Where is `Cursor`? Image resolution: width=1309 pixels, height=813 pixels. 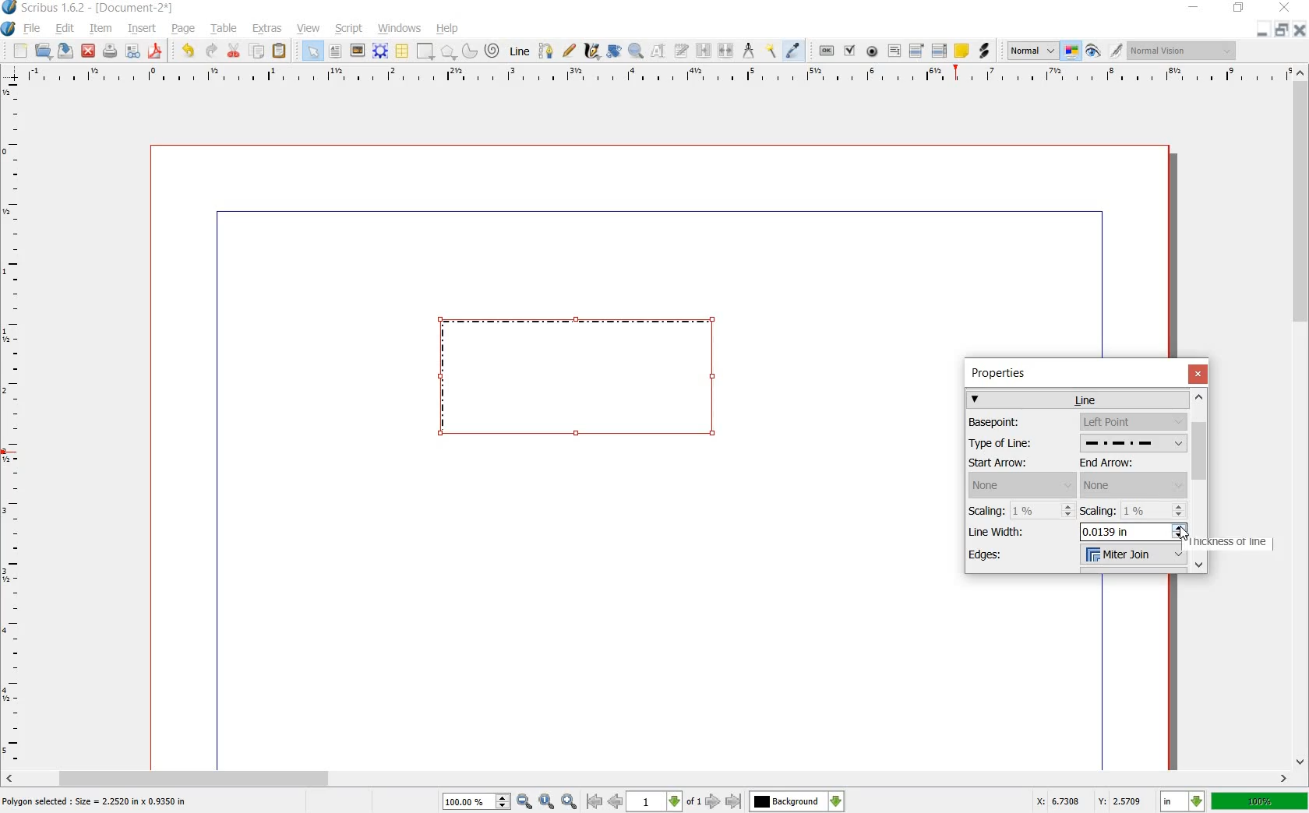 Cursor is located at coordinates (1184, 532).